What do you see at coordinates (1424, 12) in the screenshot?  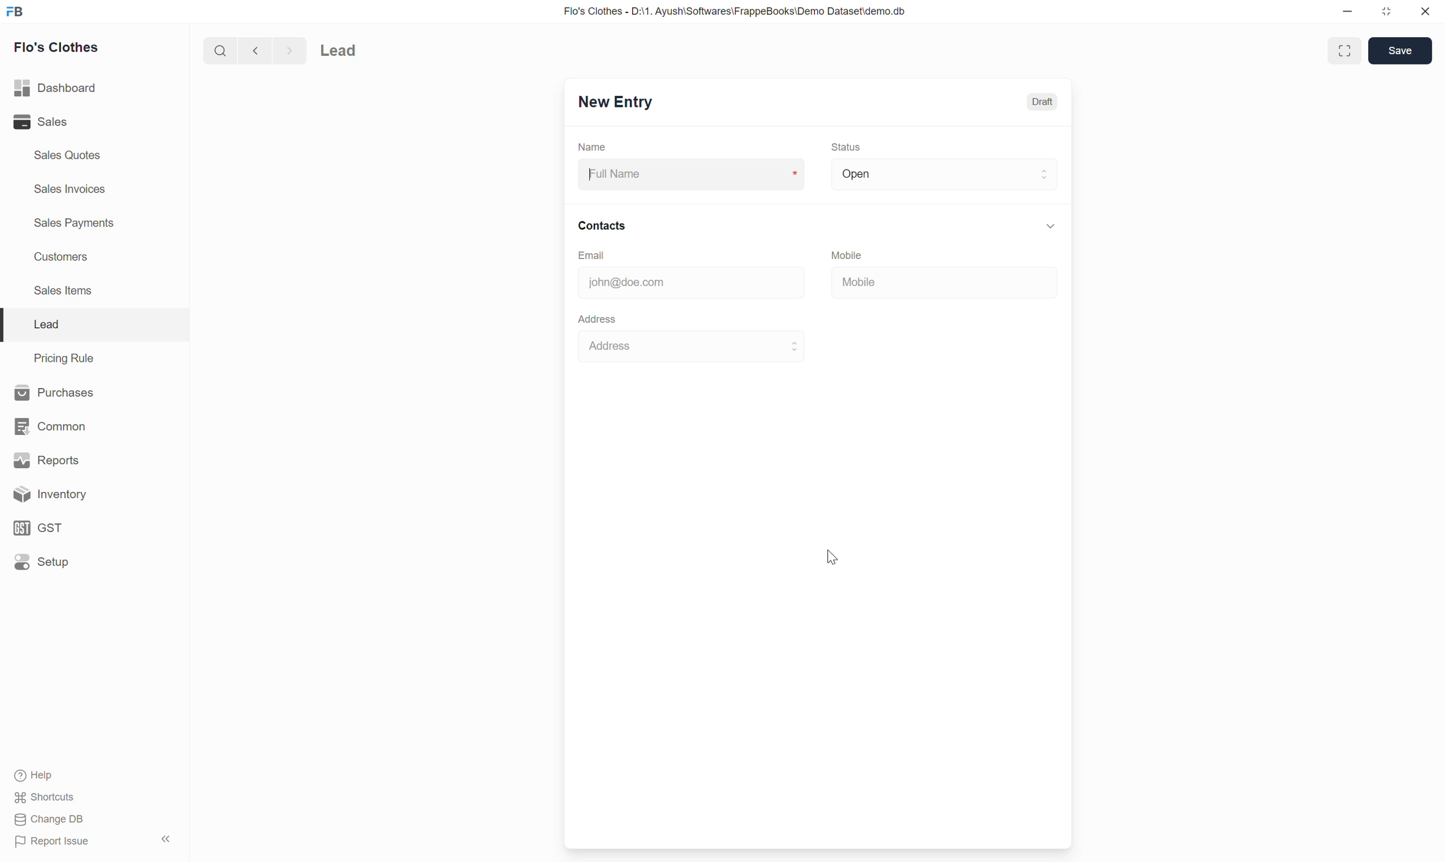 I see `close` at bounding box center [1424, 12].